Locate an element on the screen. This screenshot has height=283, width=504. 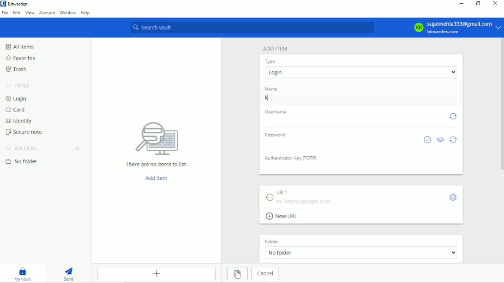
My vault is located at coordinates (23, 274).